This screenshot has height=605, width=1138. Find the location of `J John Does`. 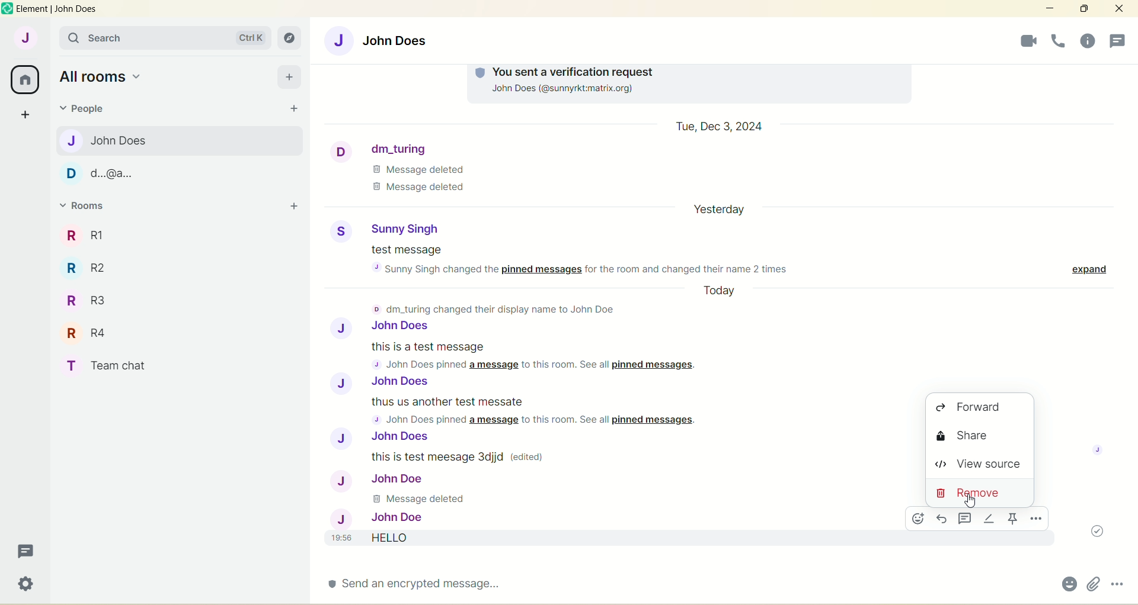

J John Does is located at coordinates (388, 383).